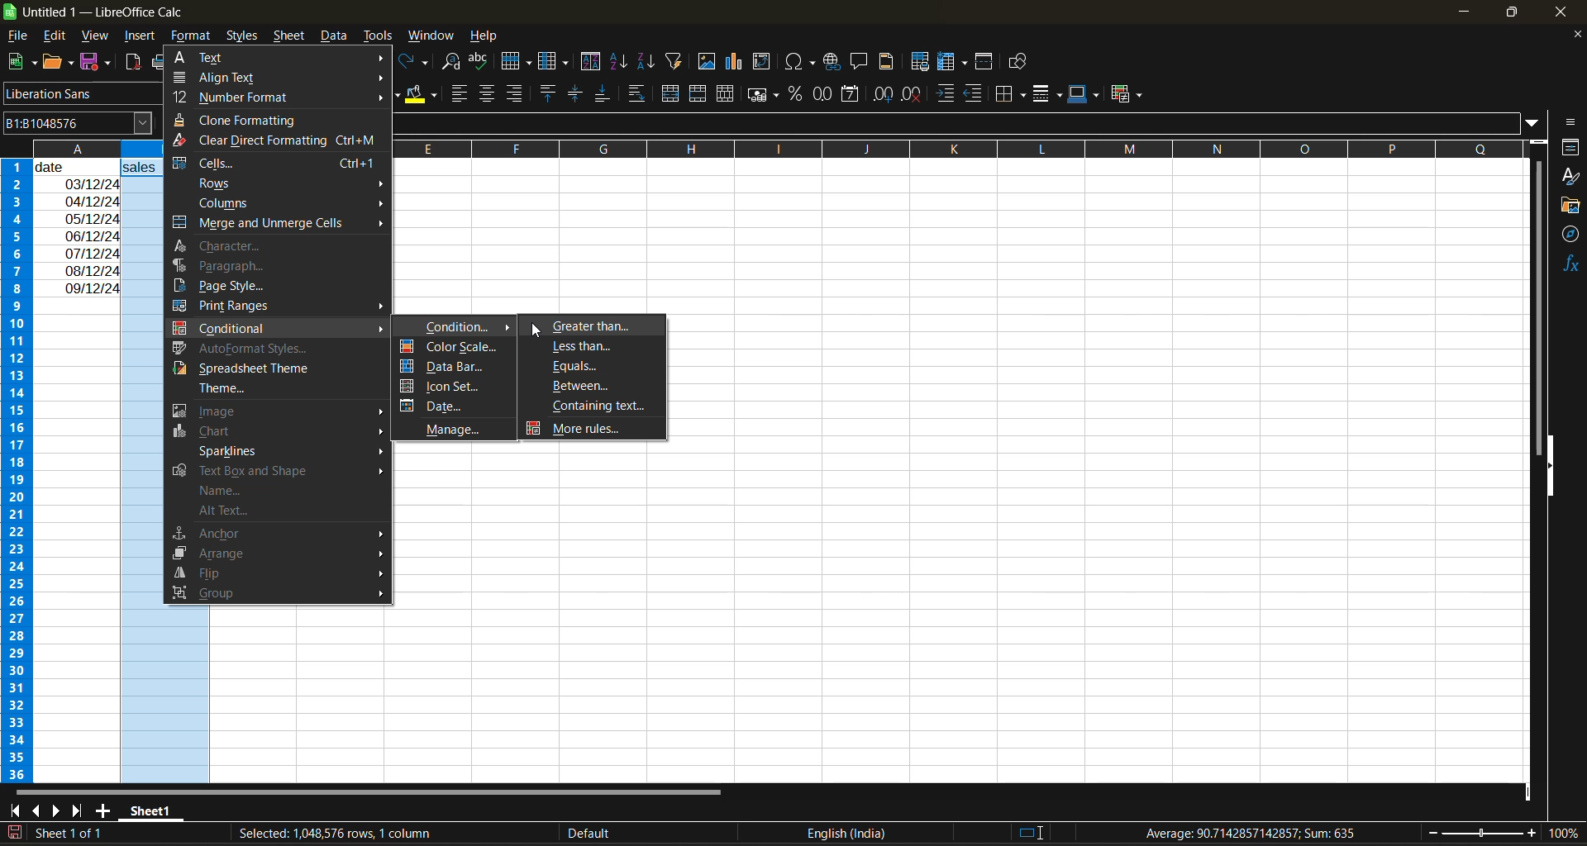 The image size is (1587, 846). I want to click on sheet name, so click(149, 811).